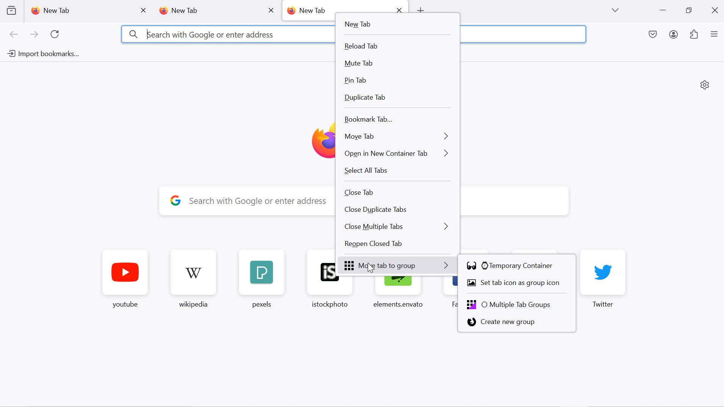 Image resolution: width=724 pixels, height=407 pixels. I want to click on reload tab, so click(395, 46).